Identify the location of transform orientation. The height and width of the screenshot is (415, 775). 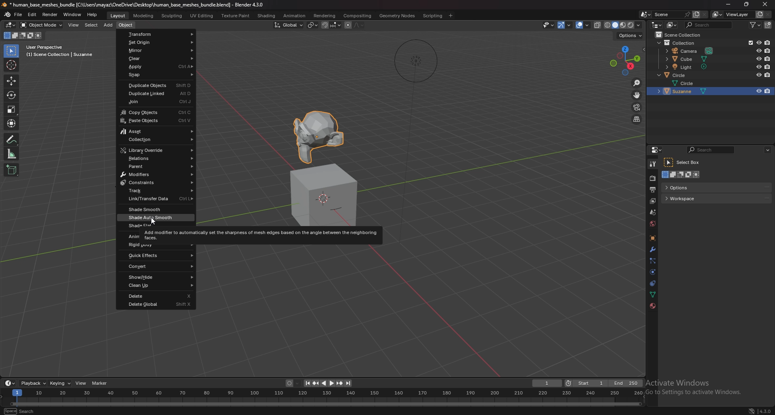
(289, 25).